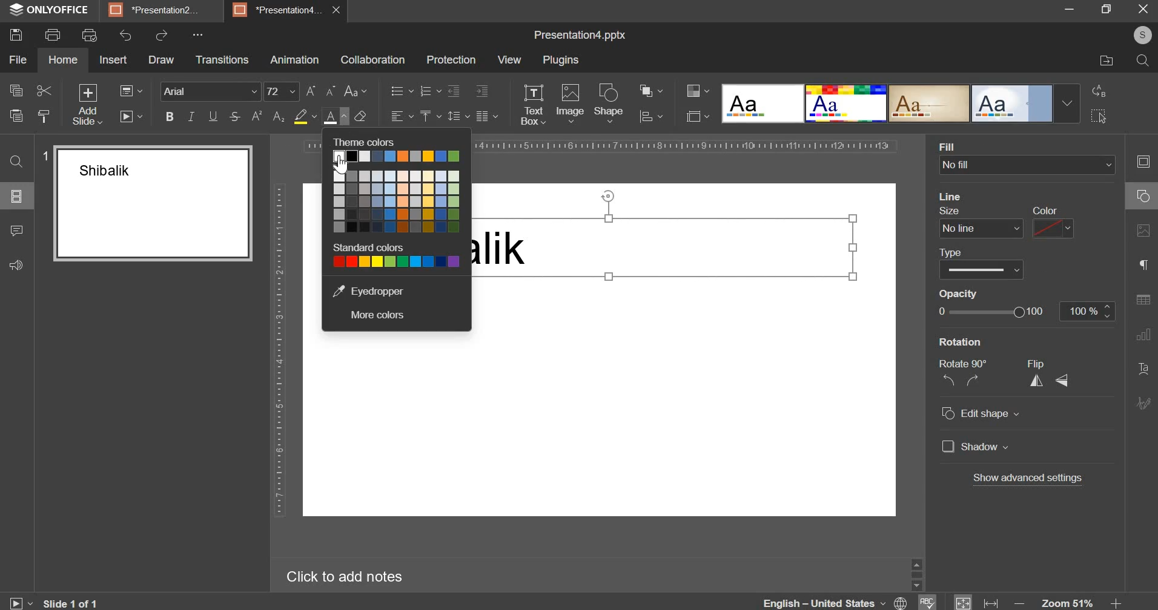 This screenshot has width=1158, height=610. I want to click on chart, so click(1140, 339).